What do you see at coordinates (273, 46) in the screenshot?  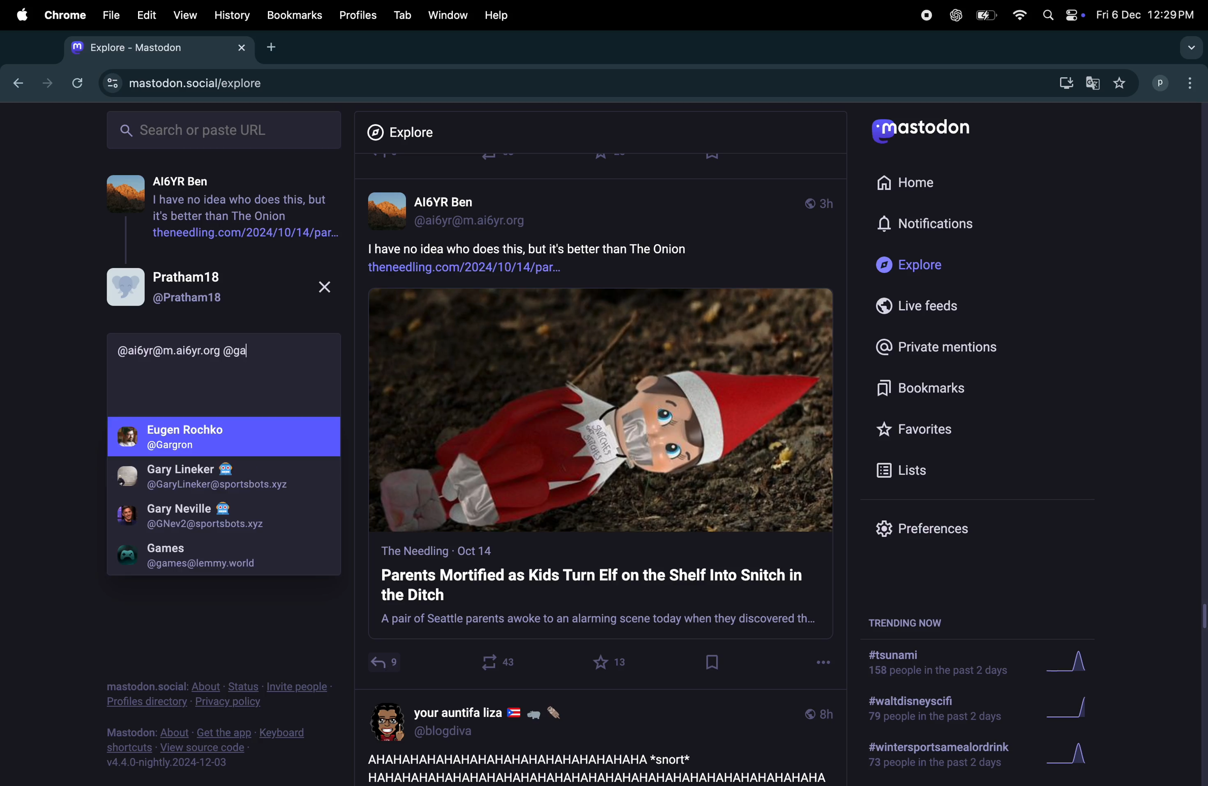 I see `add tab` at bounding box center [273, 46].